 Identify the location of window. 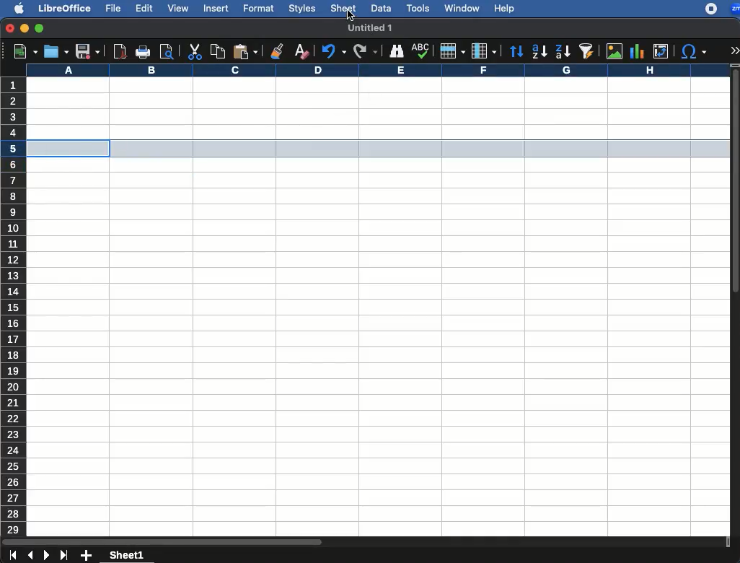
(462, 7).